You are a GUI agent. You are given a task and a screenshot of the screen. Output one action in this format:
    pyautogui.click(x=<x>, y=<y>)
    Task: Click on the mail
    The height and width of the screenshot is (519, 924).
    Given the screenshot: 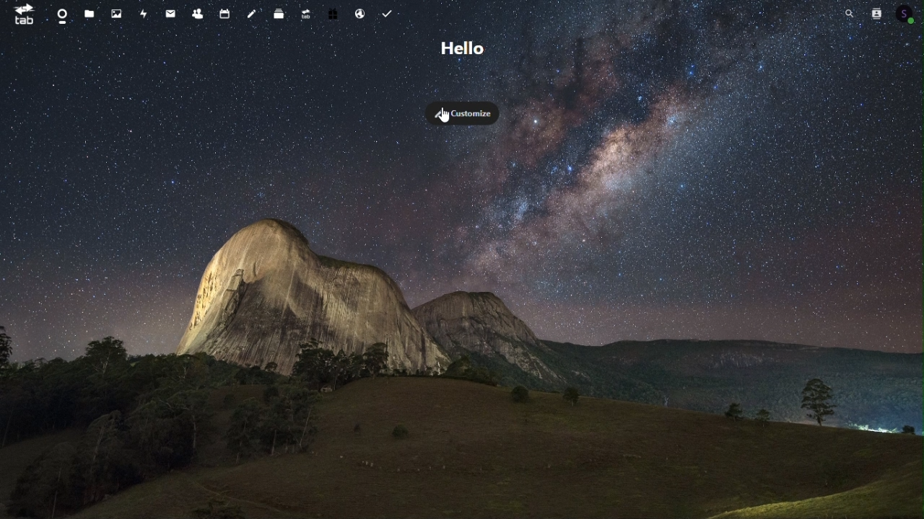 What is the action you would take?
    pyautogui.click(x=170, y=13)
    